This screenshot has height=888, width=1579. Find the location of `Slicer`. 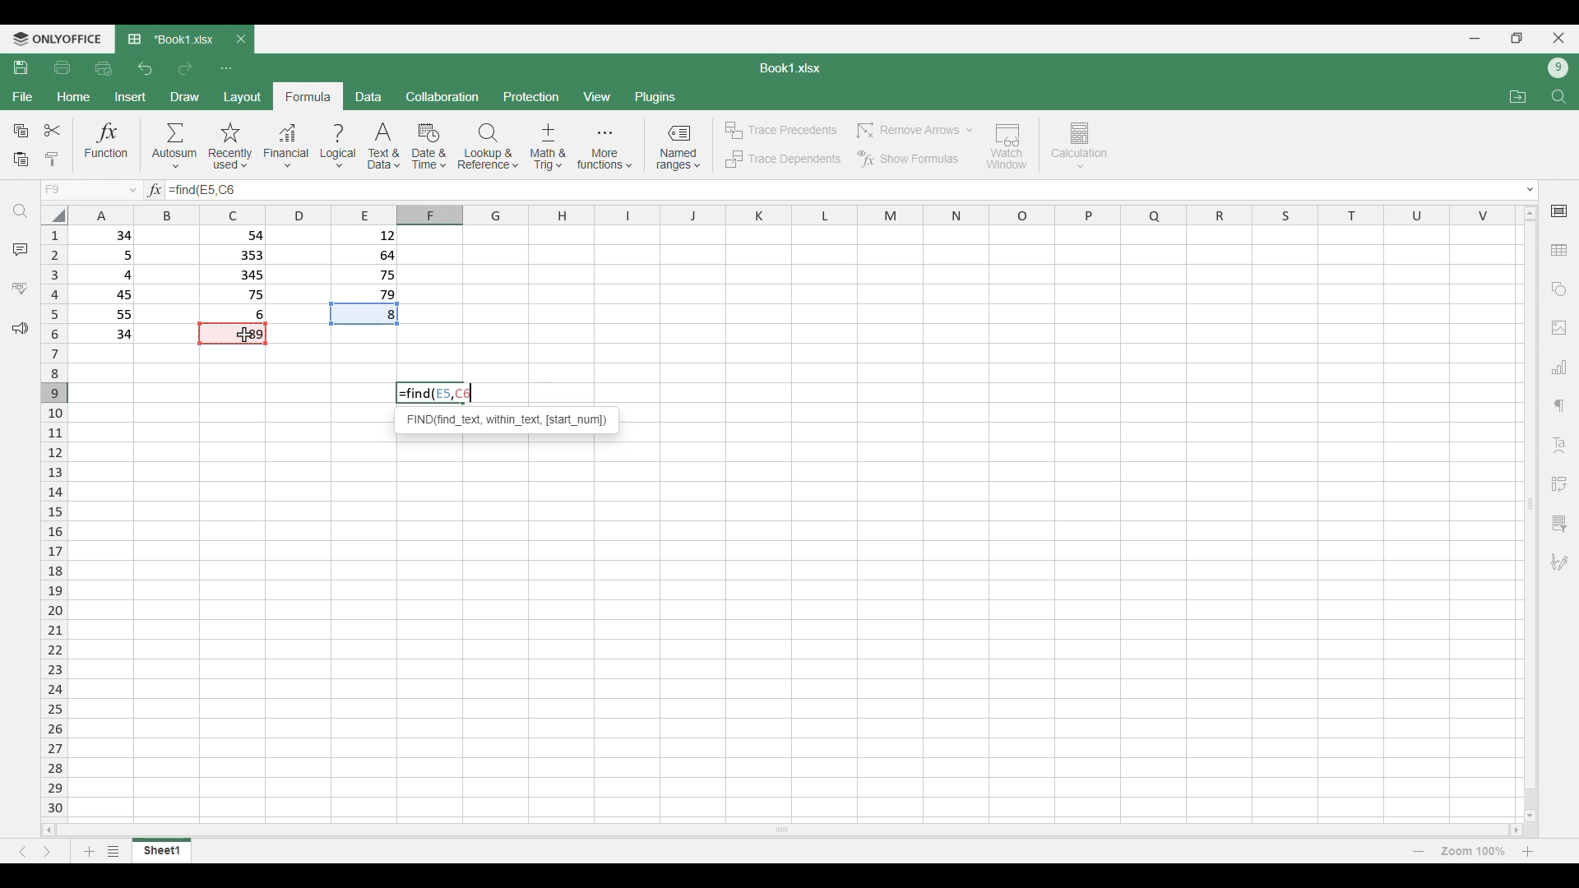

Slicer is located at coordinates (1558, 524).